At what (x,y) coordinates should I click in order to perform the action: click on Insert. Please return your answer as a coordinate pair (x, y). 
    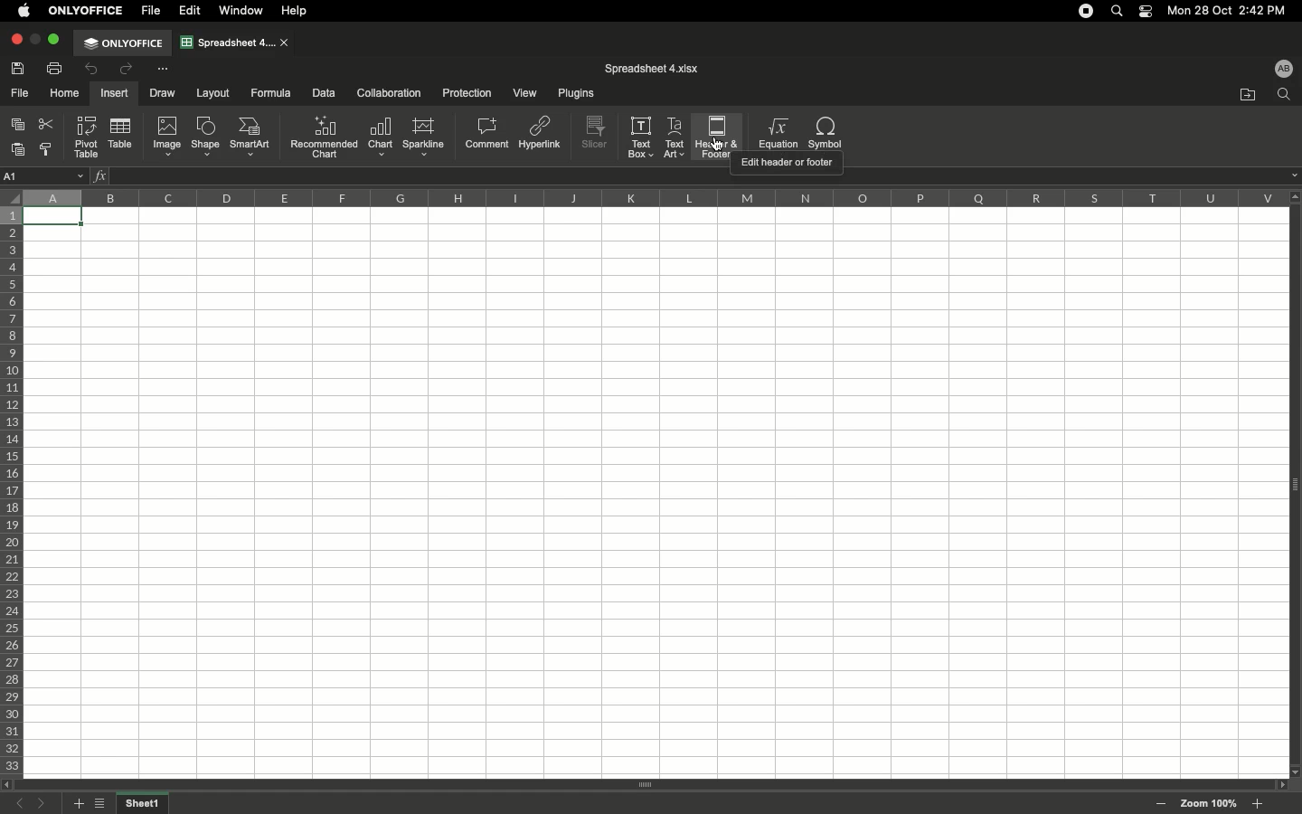
    Looking at the image, I should click on (113, 93).